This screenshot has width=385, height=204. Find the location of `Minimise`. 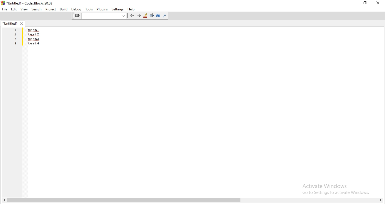

Minimise is located at coordinates (351, 4).